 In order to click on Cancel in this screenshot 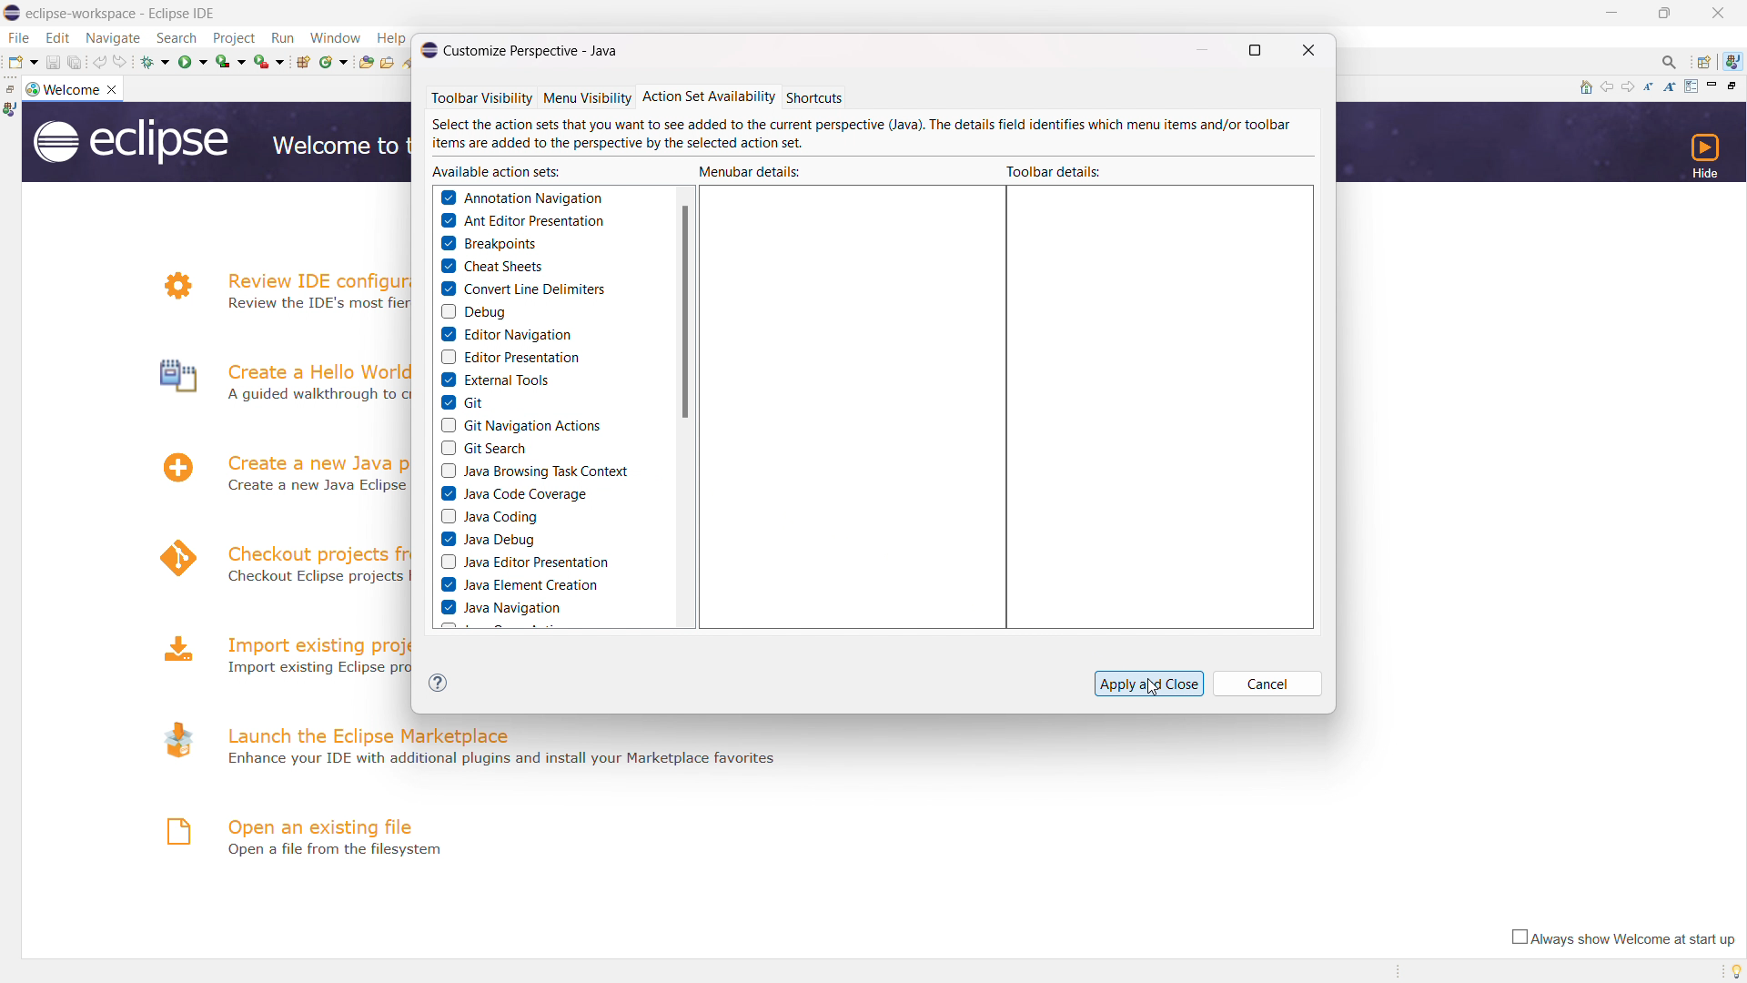, I will do `click(1270, 682)`.